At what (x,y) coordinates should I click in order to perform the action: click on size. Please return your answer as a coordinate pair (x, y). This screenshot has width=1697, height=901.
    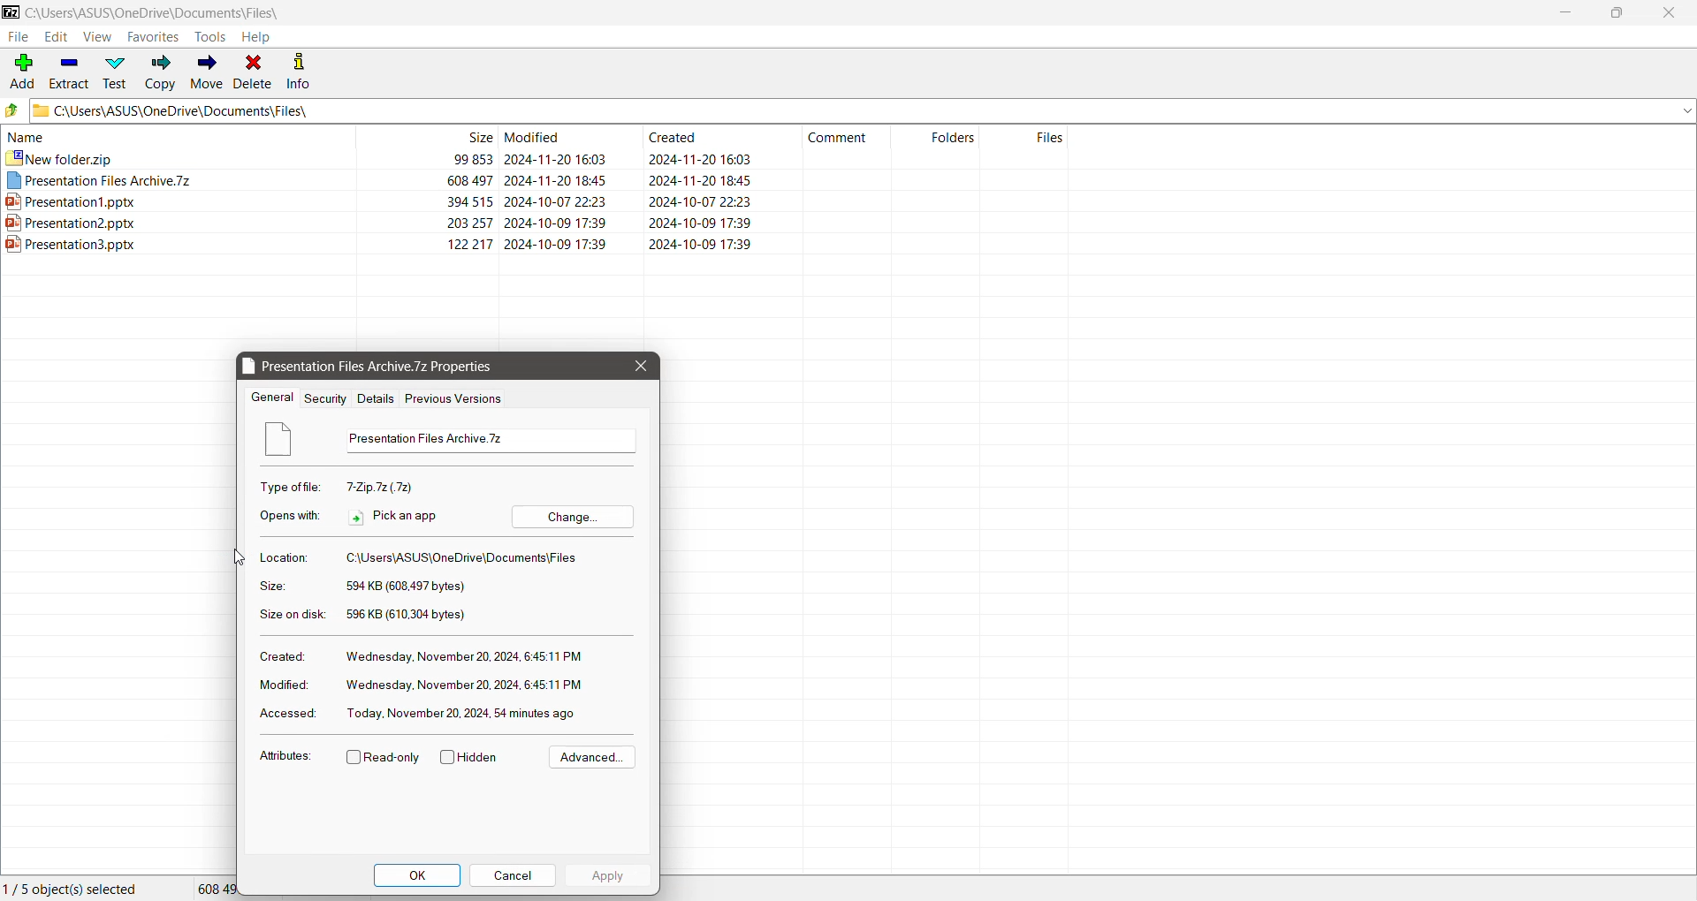
    Looking at the image, I should click on (425, 137).